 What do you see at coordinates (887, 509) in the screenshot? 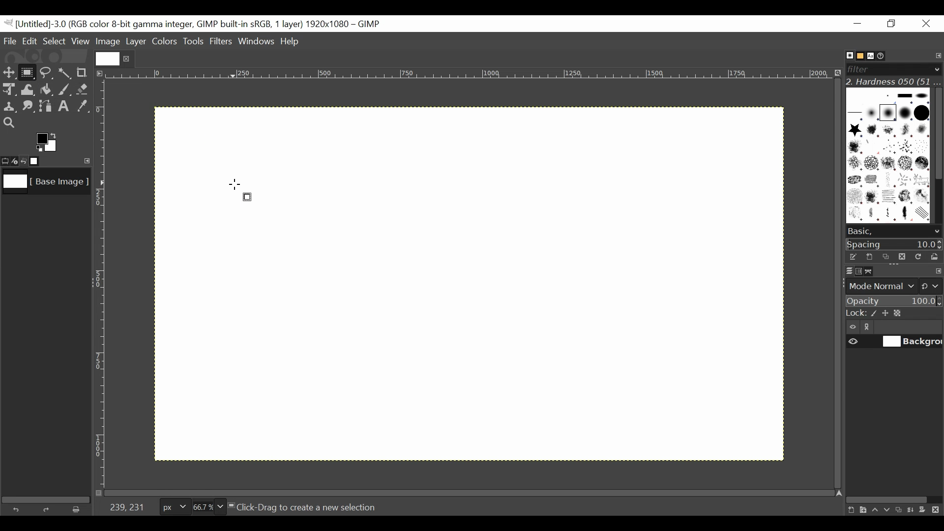
I see `Lower the layer` at bounding box center [887, 509].